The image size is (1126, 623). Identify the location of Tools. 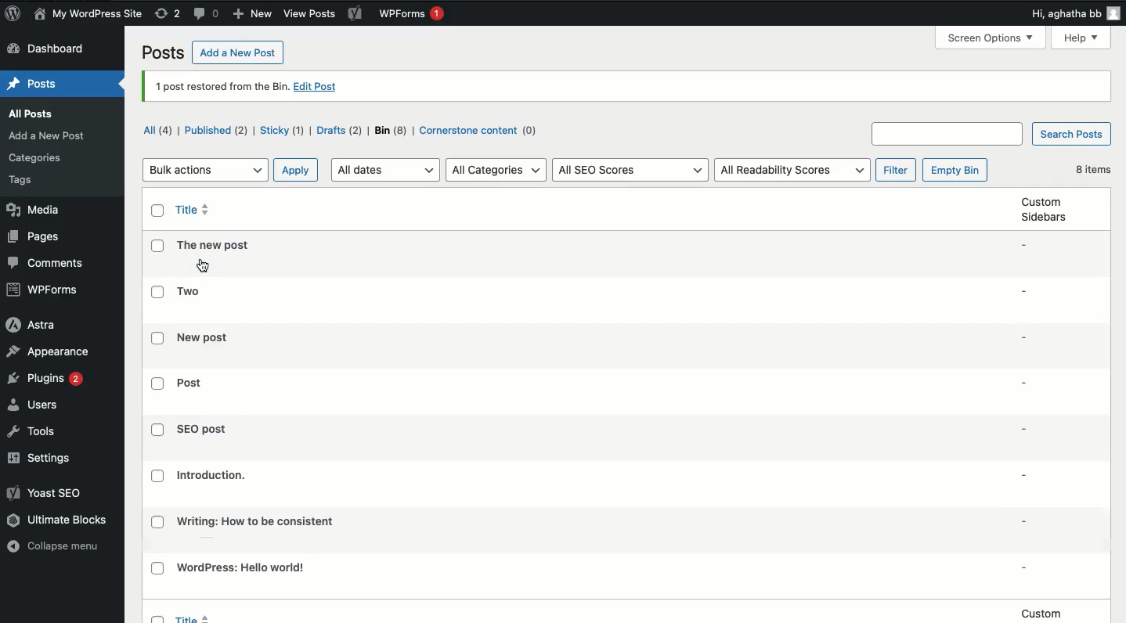
(31, 431).